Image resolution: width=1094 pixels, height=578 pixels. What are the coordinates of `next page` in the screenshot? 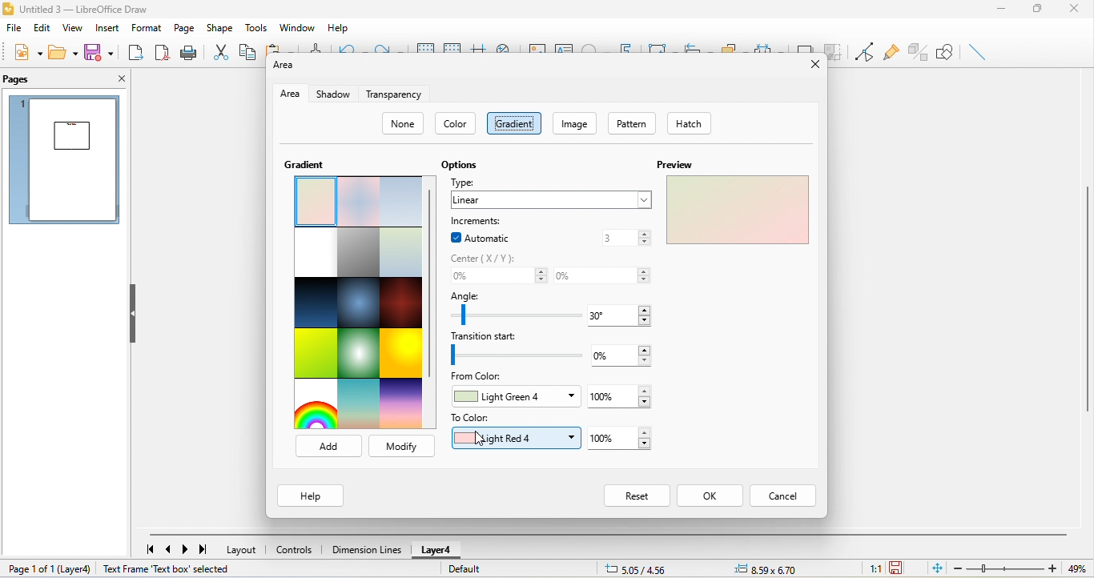 It's located at (187, 551).